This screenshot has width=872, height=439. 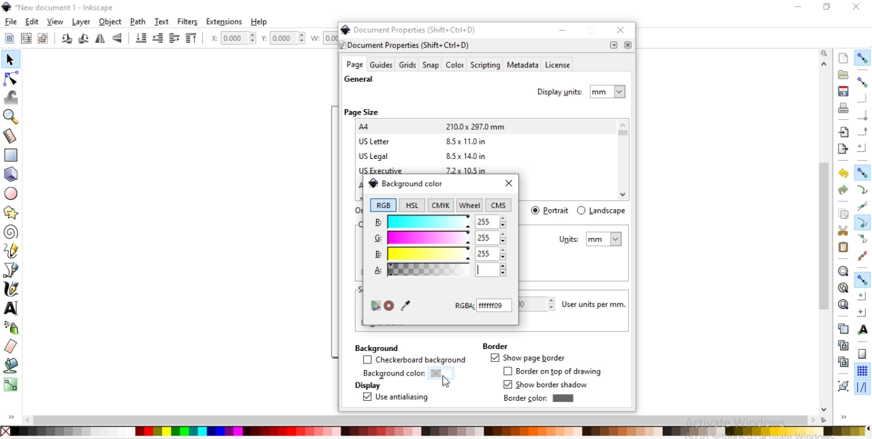 I want to click on myk, so click(x=443, y=205).